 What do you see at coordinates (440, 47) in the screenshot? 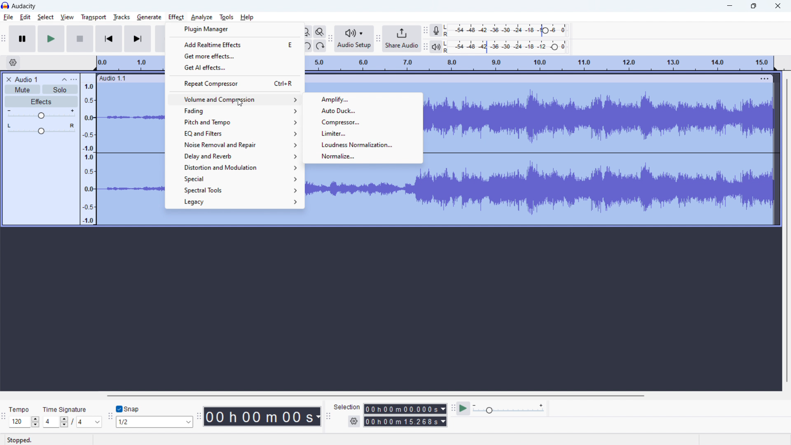
I see `playback meter` at bounding box center [440, 47].